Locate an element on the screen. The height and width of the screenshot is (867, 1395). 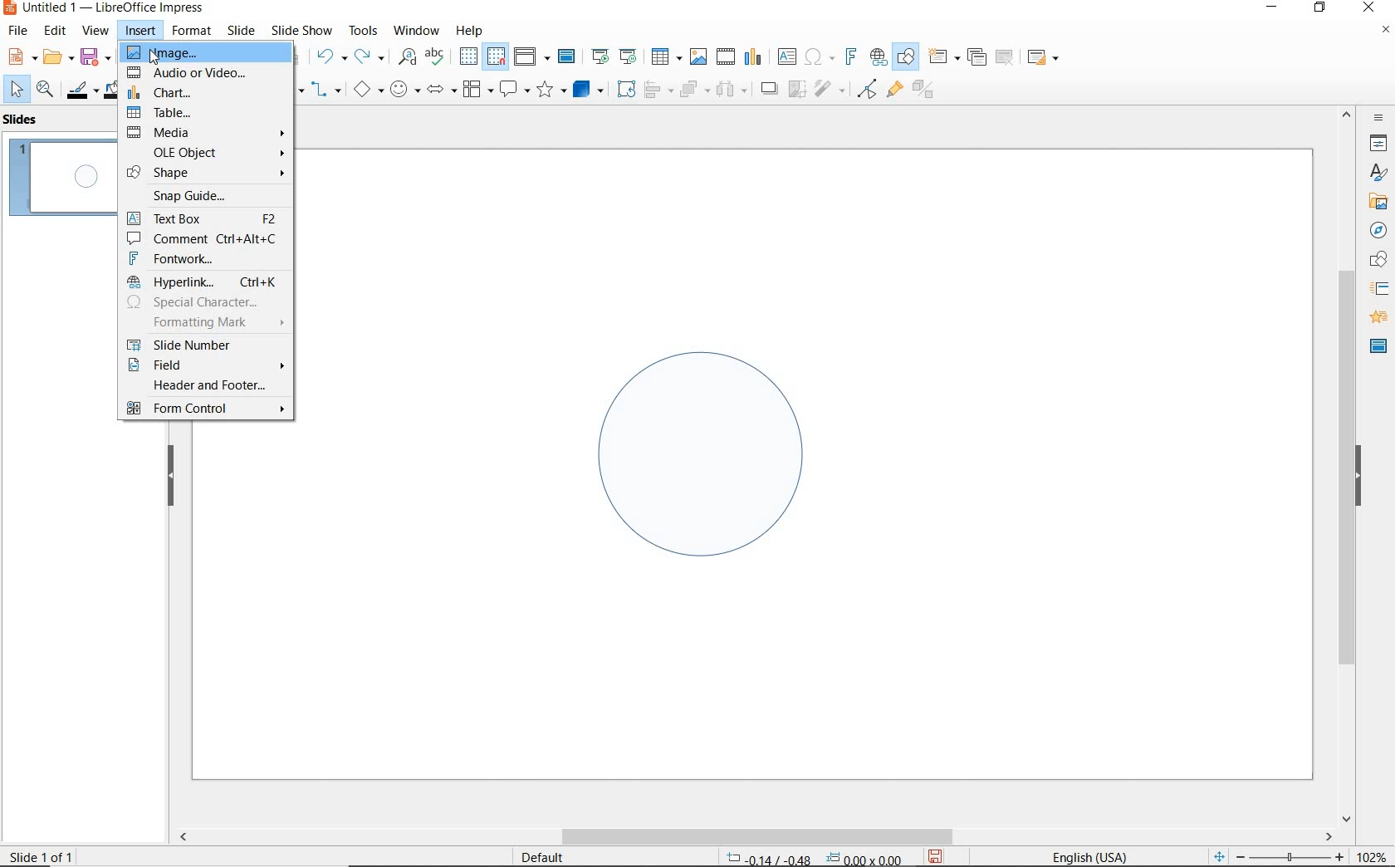
new slide is located at coordinates (943, 57).